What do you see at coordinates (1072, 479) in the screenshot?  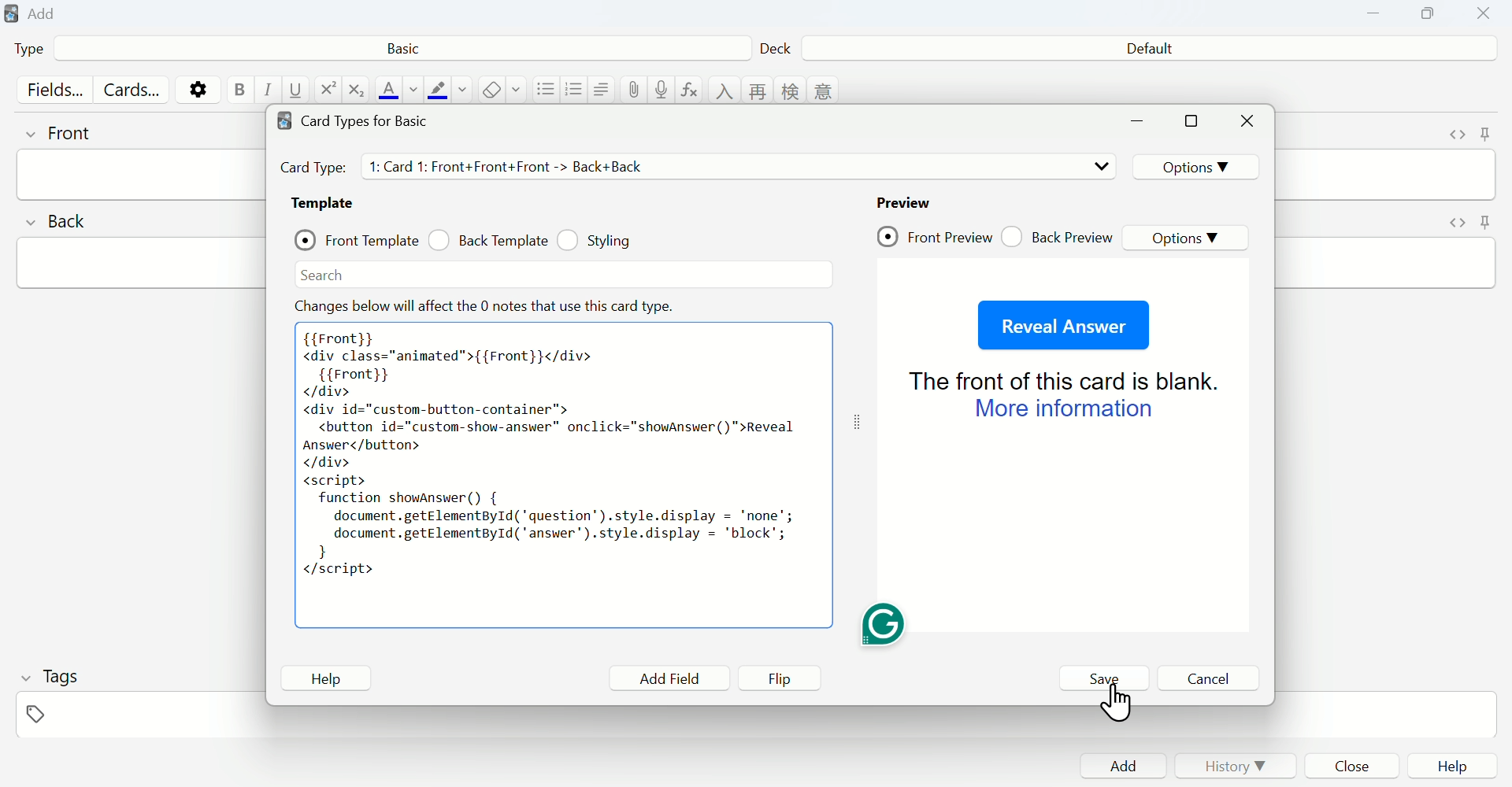 I see `Preview page` at bounding box center [1072, 479].